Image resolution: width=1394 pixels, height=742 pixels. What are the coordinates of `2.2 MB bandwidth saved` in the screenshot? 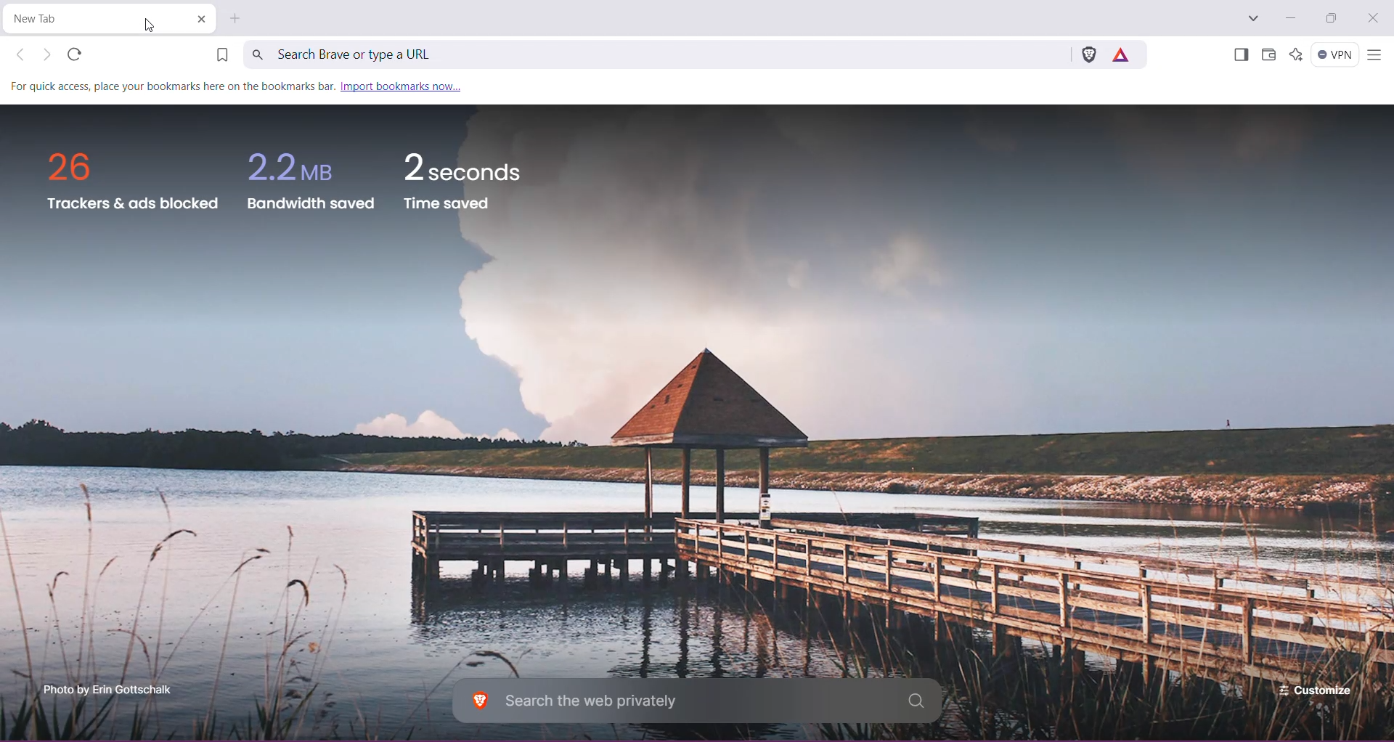 It's located at (313, 182).